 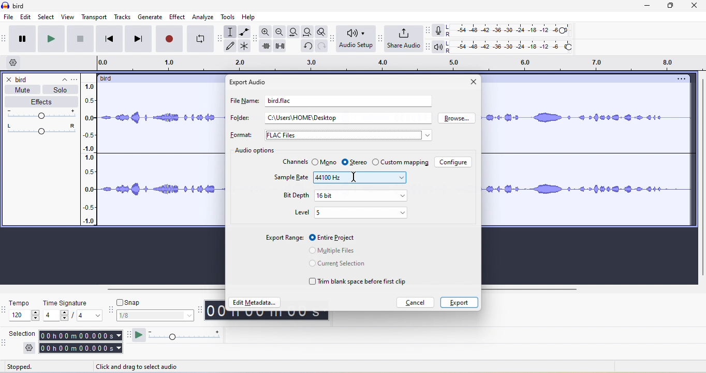 What do you see at coordinates (14, 6) in the screenshot?
I see `title` at bounding box center [14, 6].